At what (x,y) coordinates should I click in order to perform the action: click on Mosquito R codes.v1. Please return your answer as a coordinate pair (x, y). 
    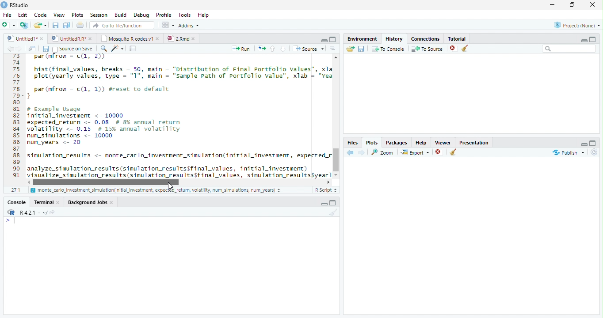
    Looking at the image, I should click on (129, 38).